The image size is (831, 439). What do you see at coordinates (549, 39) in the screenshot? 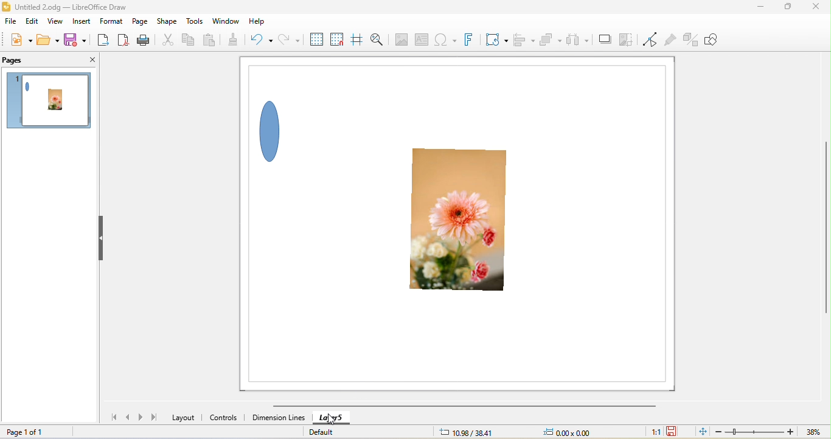
I see `arrange` at bounding box center [549, 39].